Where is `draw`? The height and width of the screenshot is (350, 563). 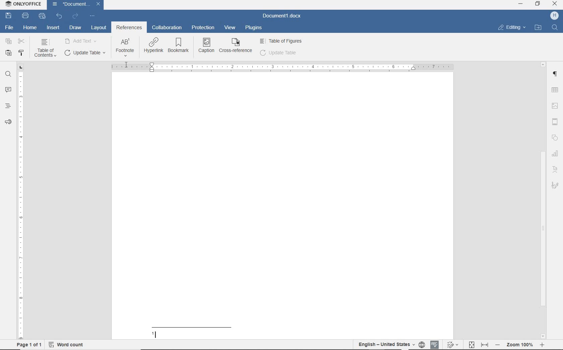 draw is located at coordinates (75, 27).